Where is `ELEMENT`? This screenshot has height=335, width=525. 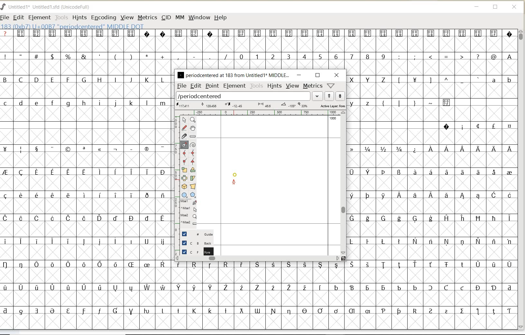
ELEMENT is located at coordinates (39, 17).